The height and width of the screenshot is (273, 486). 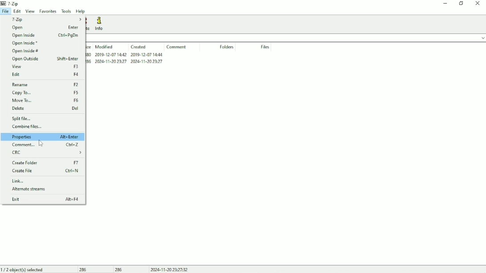 What do you see at coordinates (111, 61) in the screenshot?
I see `modified date & time` at bounding box center [111, 61].